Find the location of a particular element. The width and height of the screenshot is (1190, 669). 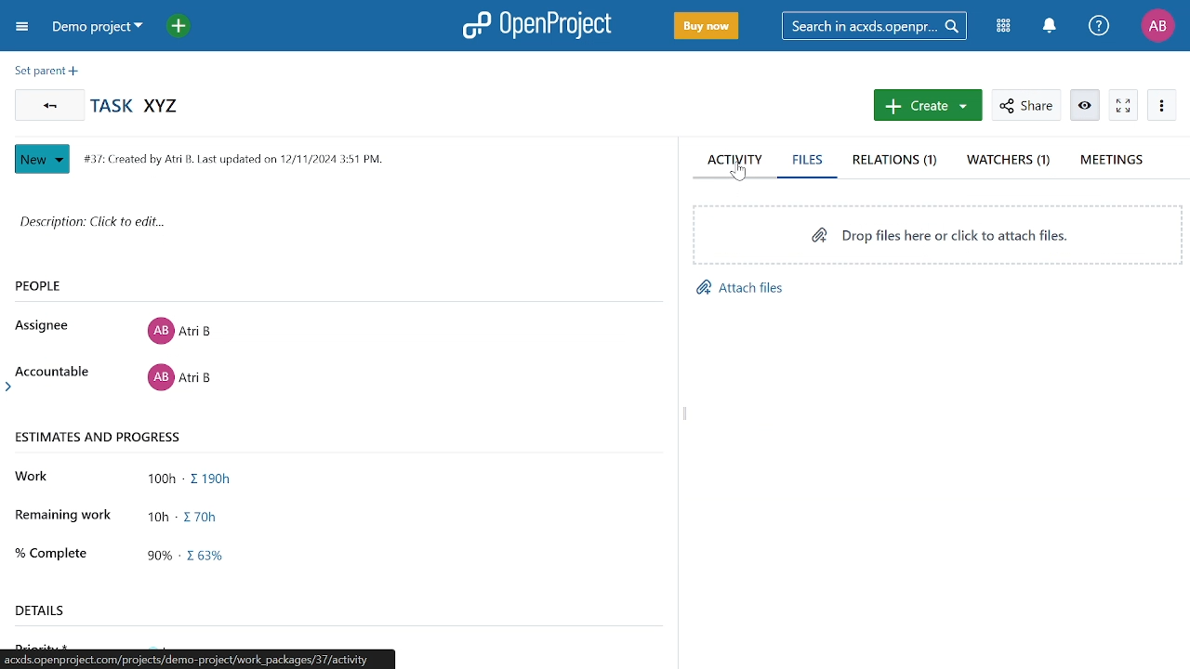

Total work is located at coordinates (390, 480).